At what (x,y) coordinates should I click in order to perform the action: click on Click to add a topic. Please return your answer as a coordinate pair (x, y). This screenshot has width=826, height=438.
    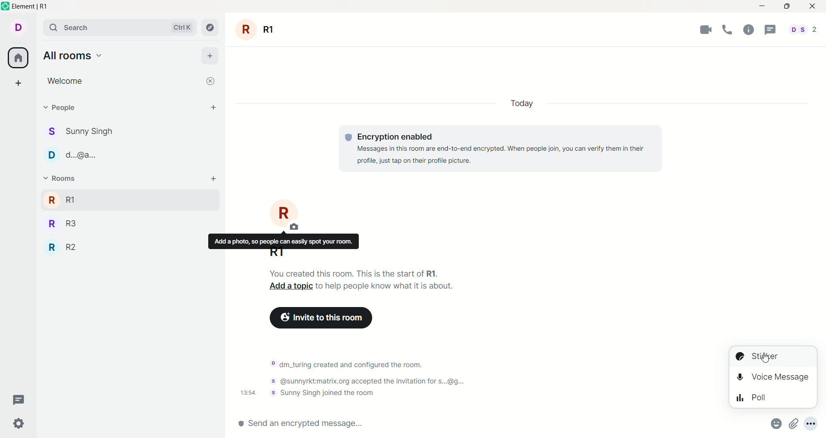
    Looking at the image, I should click on (291, 286).